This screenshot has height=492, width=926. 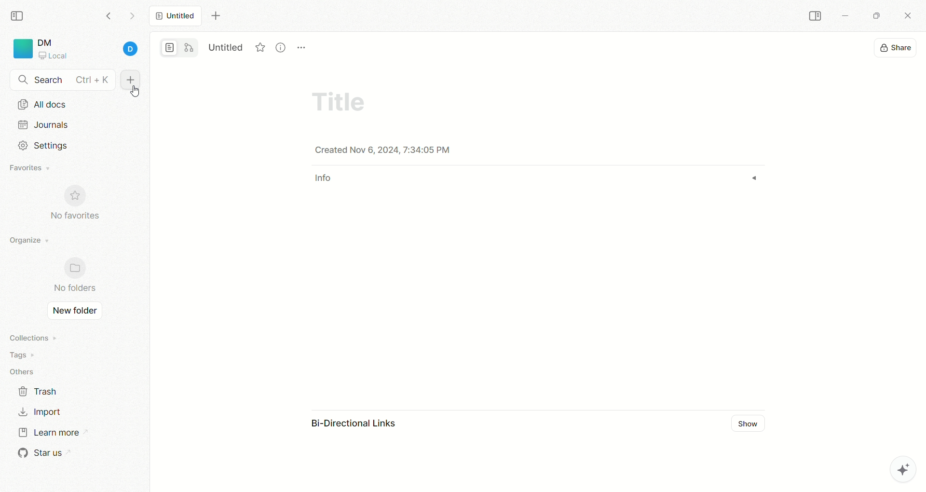 What do you see at coordinates (216, 16) in the screenshot?
I see `new tab` at bounding box center [216, 16].